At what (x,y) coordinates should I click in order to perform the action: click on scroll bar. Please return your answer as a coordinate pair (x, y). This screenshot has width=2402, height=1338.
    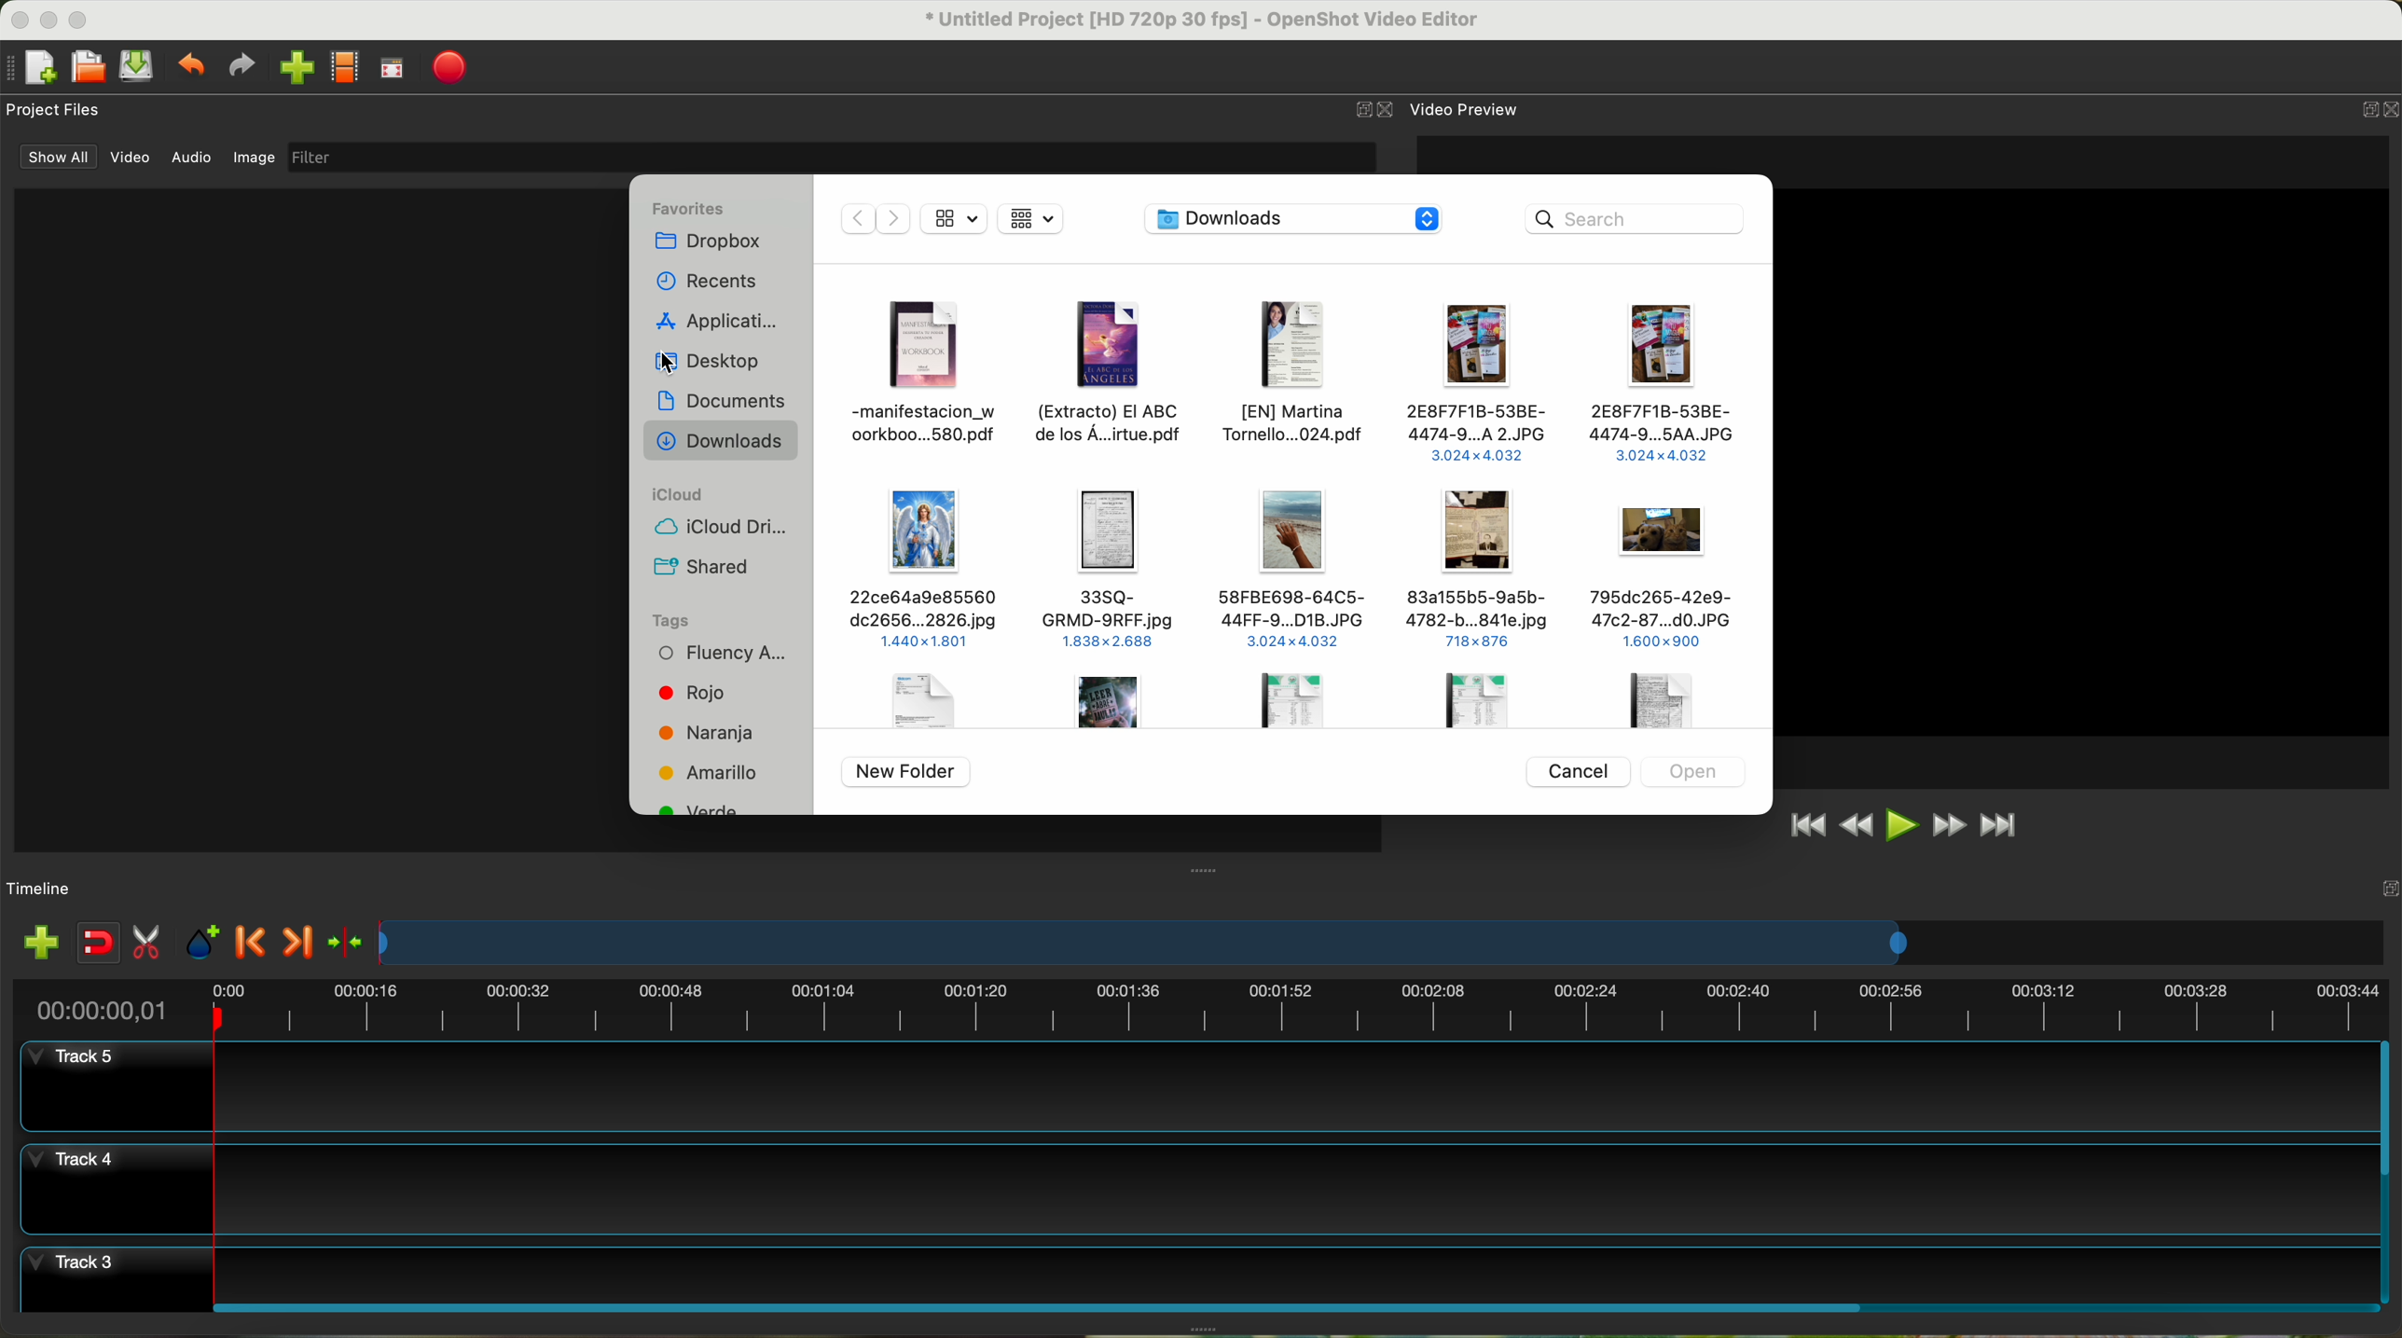
    Looking at the image, I should click on (1292, 1305).